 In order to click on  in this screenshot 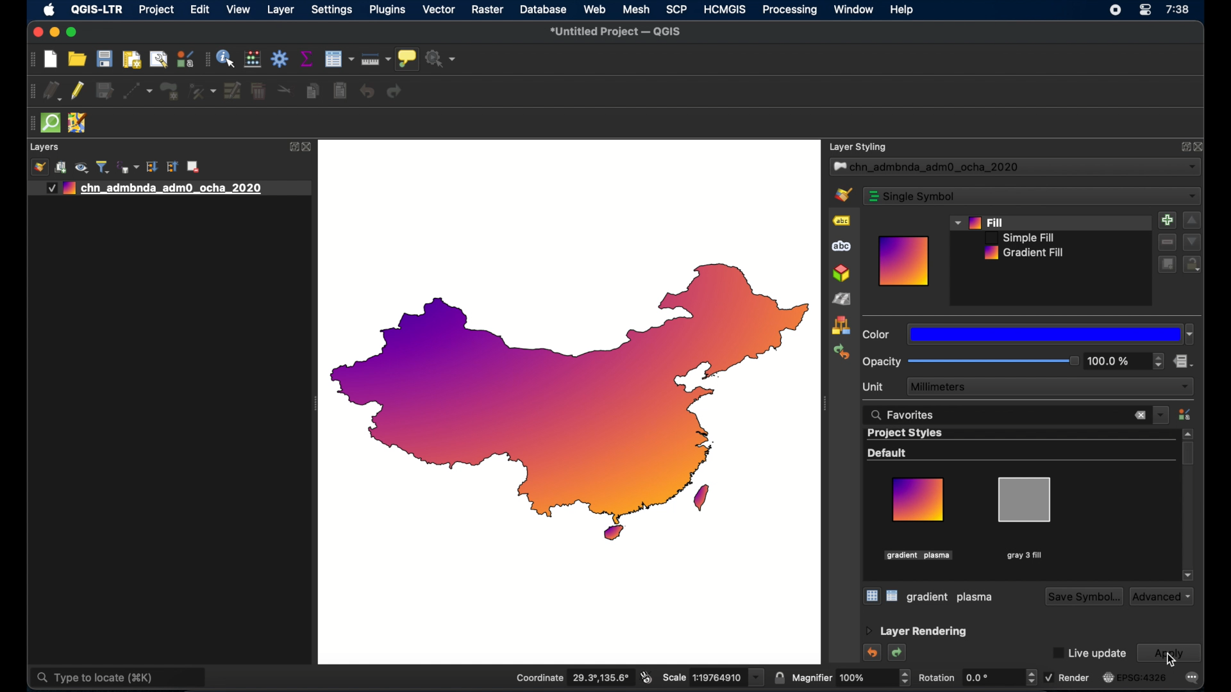, I will do `click(571, 677)`.